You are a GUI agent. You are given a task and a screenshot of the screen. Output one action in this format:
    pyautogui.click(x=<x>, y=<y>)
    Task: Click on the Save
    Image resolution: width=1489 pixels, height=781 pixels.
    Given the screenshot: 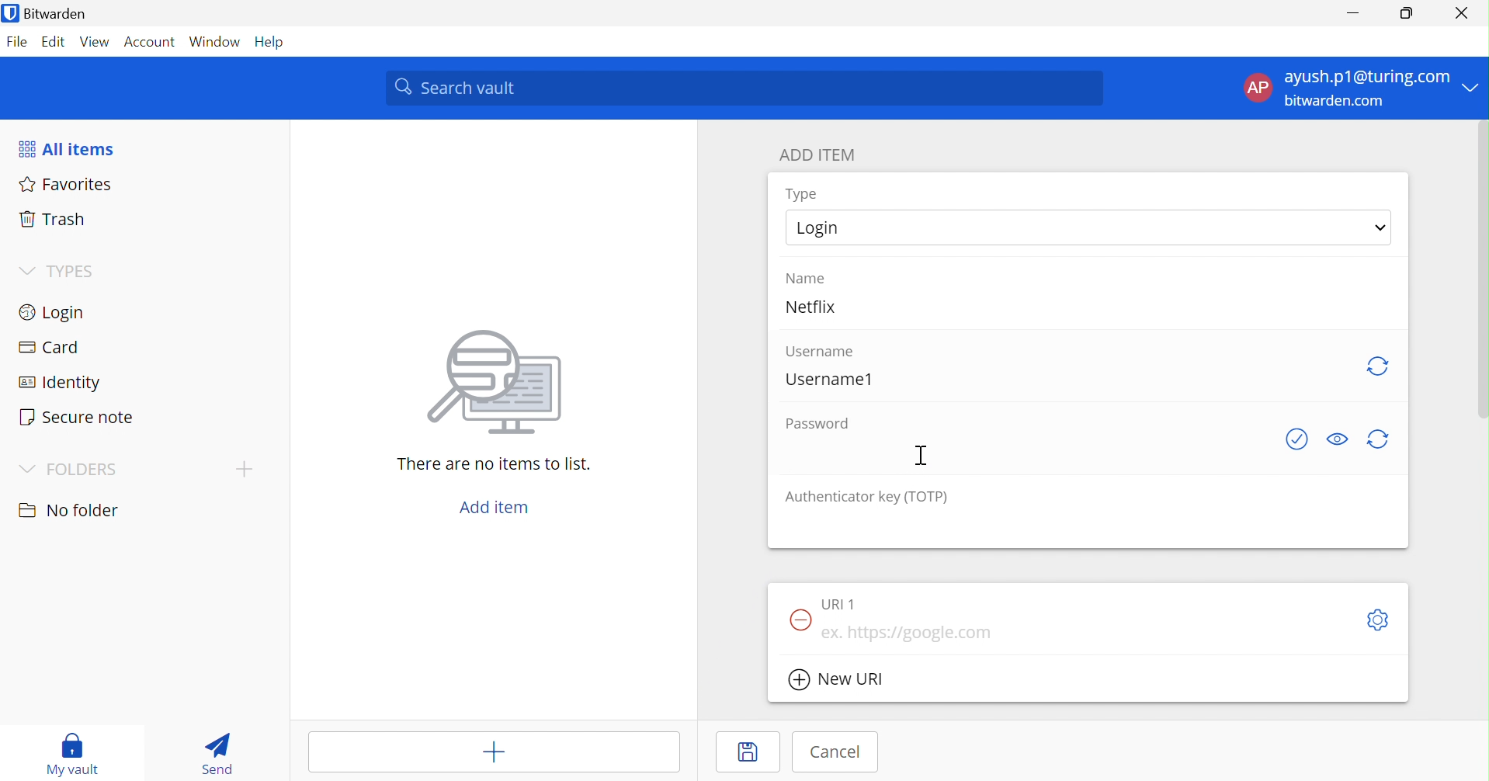 What is the action you would take?
    pyautogui.click(x=748, y=751)
    